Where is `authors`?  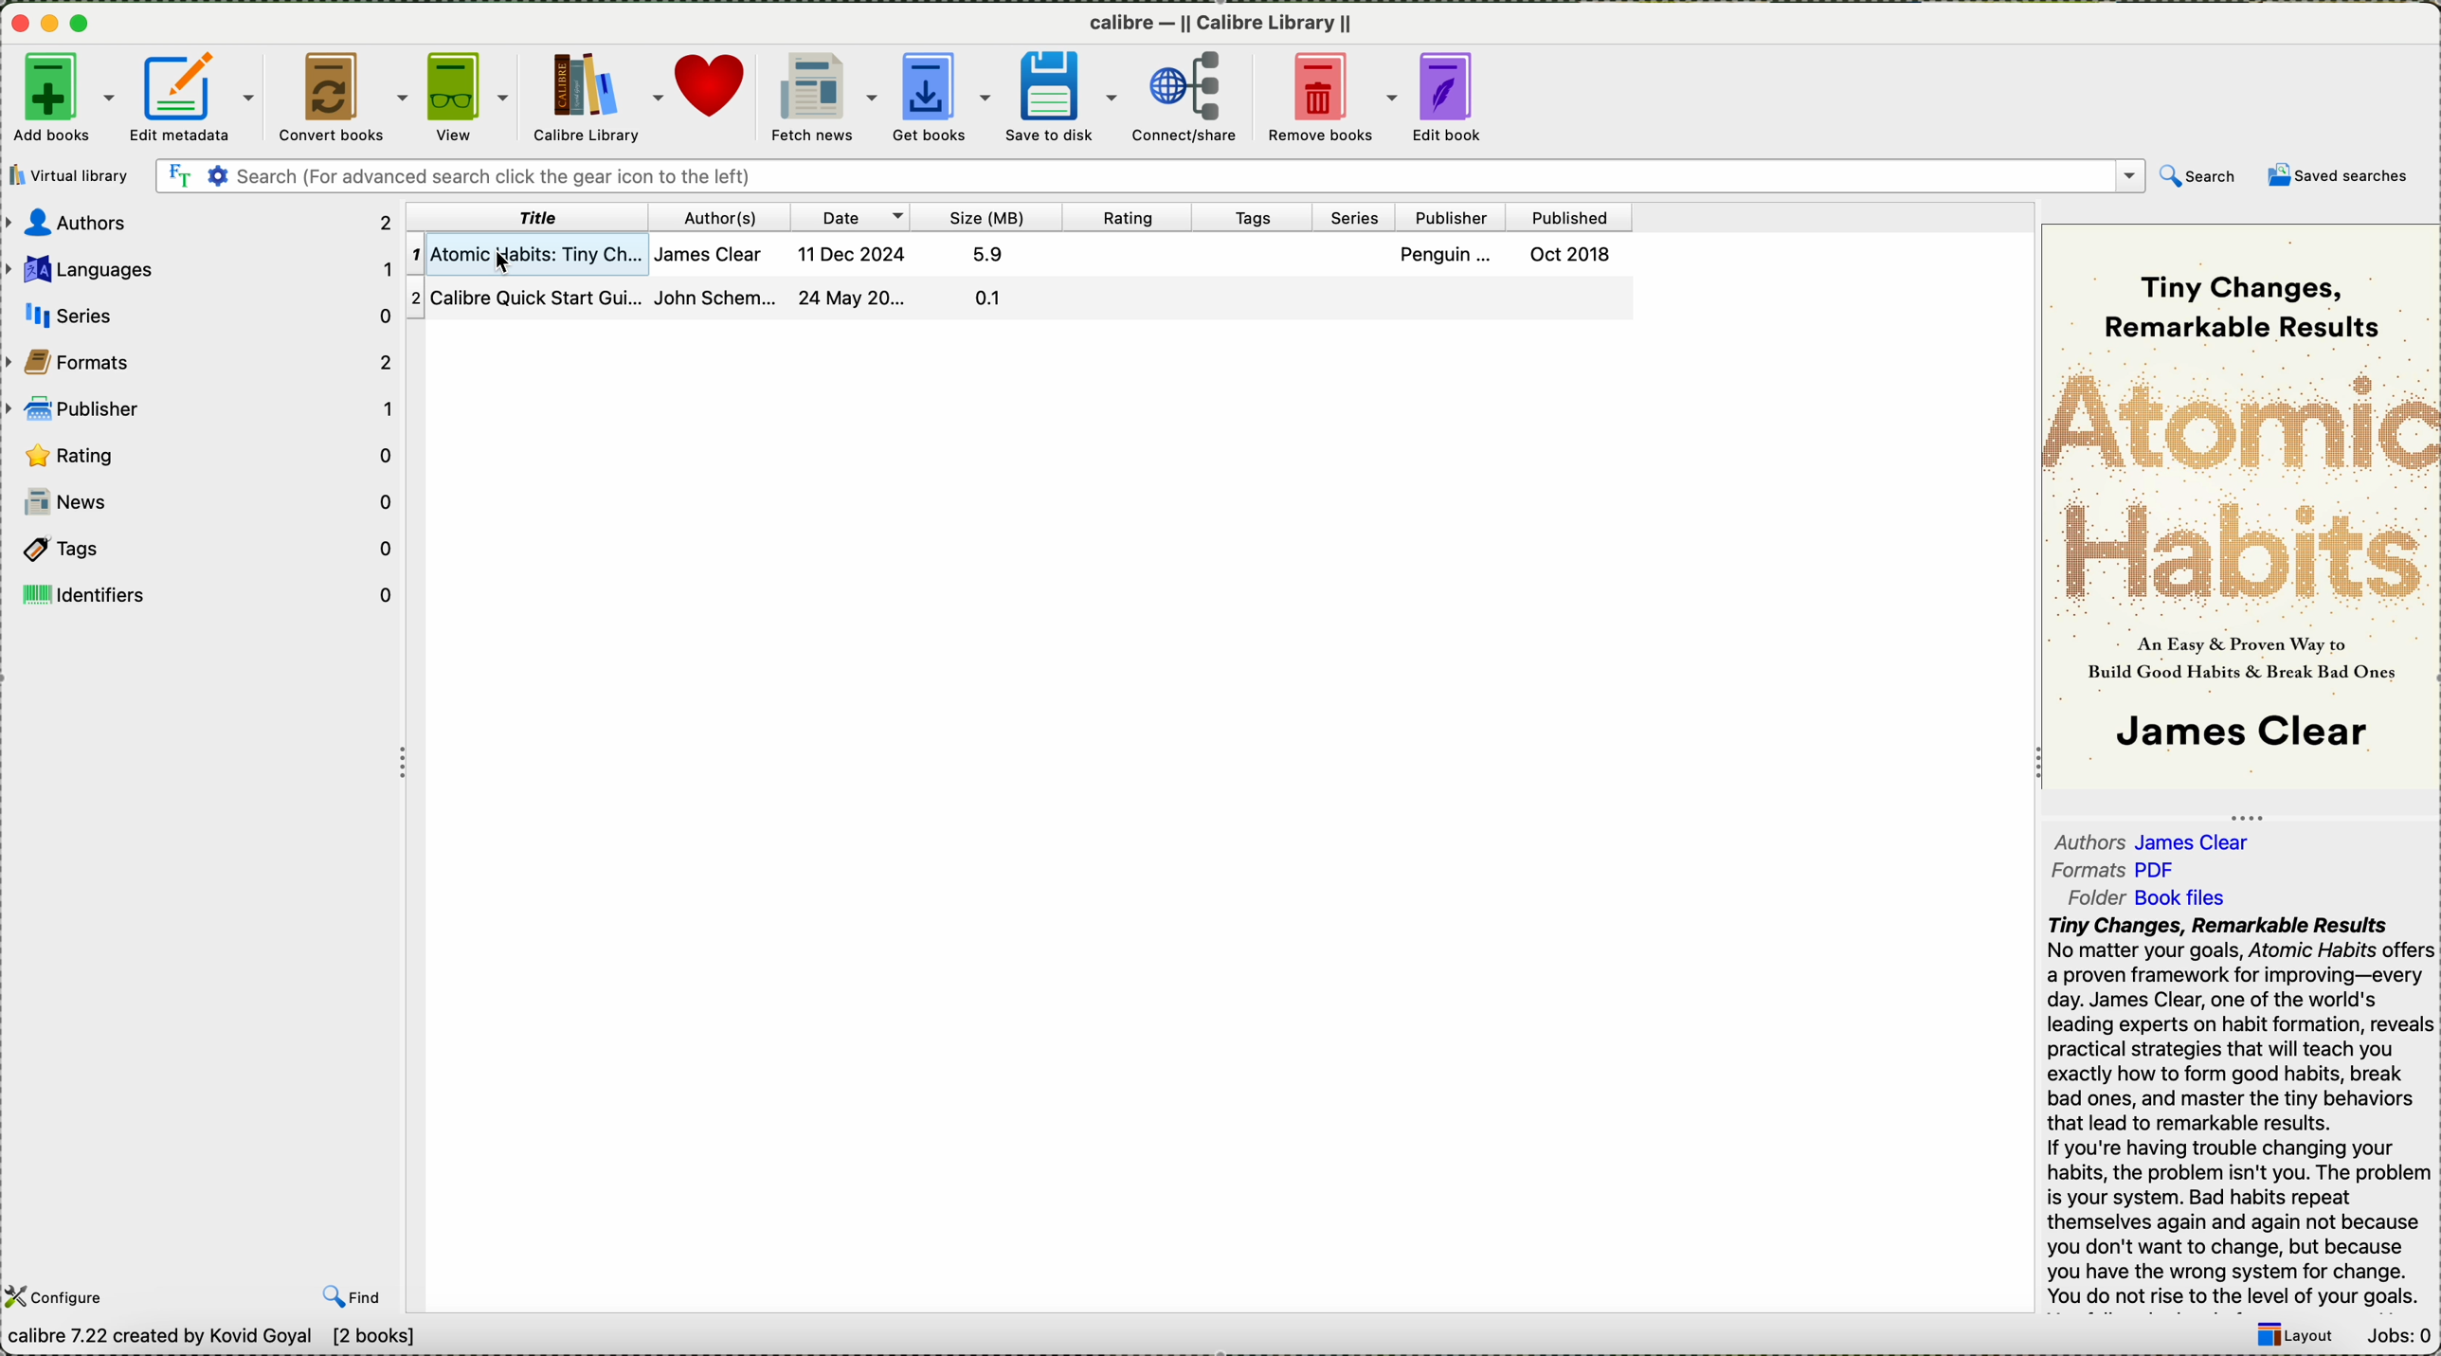
authors is located at coordinates (198, 222).